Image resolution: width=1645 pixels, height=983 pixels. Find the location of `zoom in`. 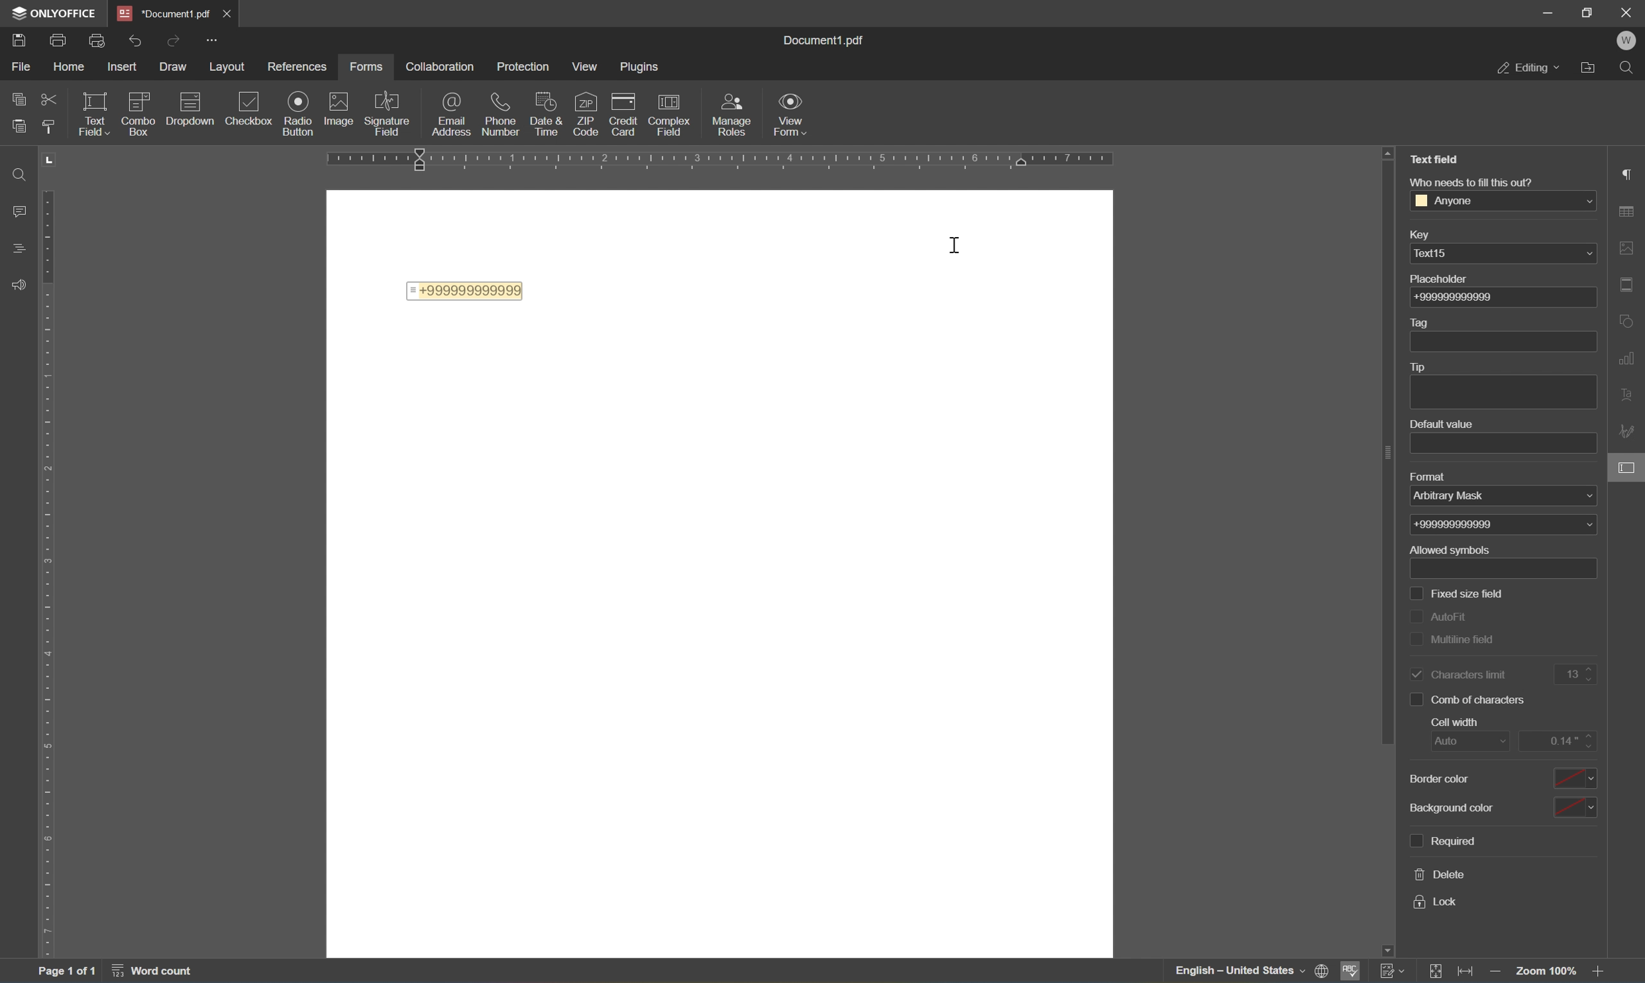

zoom in is located at coordinates (1603, 973).